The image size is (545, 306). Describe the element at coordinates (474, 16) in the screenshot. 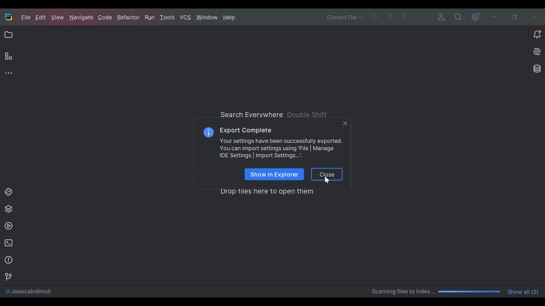

I see `Settings` at that location.